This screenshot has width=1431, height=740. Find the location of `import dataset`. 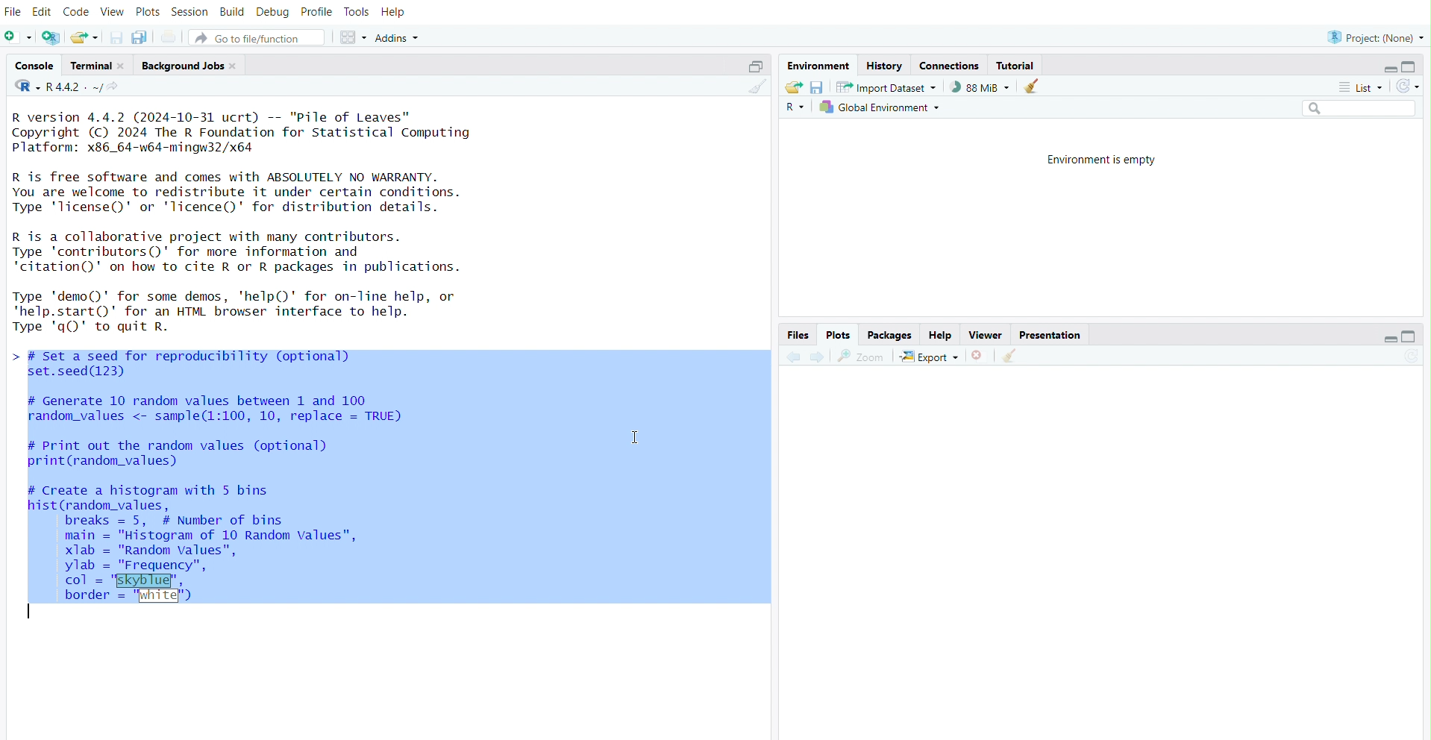

import dataset is located at coordinates (888, 87).